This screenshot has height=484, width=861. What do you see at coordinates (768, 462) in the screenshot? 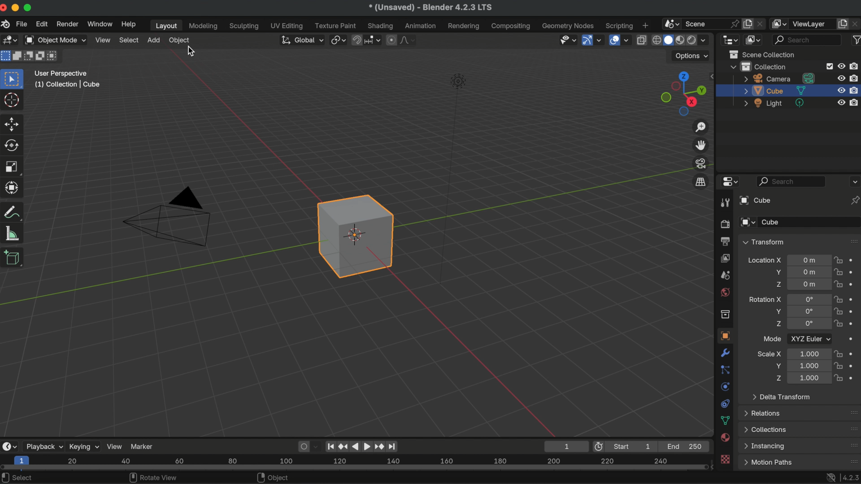
I see `` at bounding box center [768, 462].